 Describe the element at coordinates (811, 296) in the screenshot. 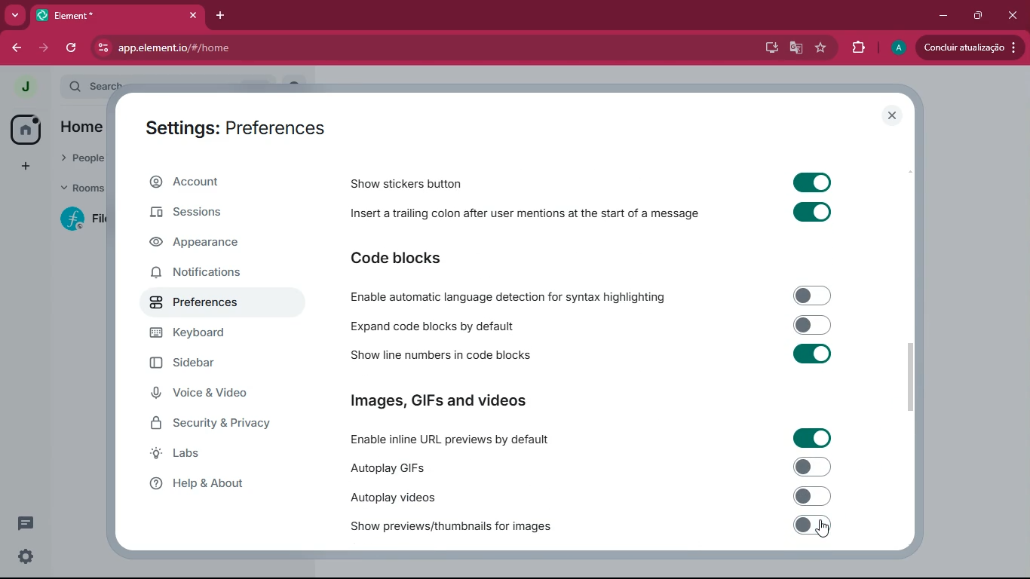

I see `Toggle off` at that location.